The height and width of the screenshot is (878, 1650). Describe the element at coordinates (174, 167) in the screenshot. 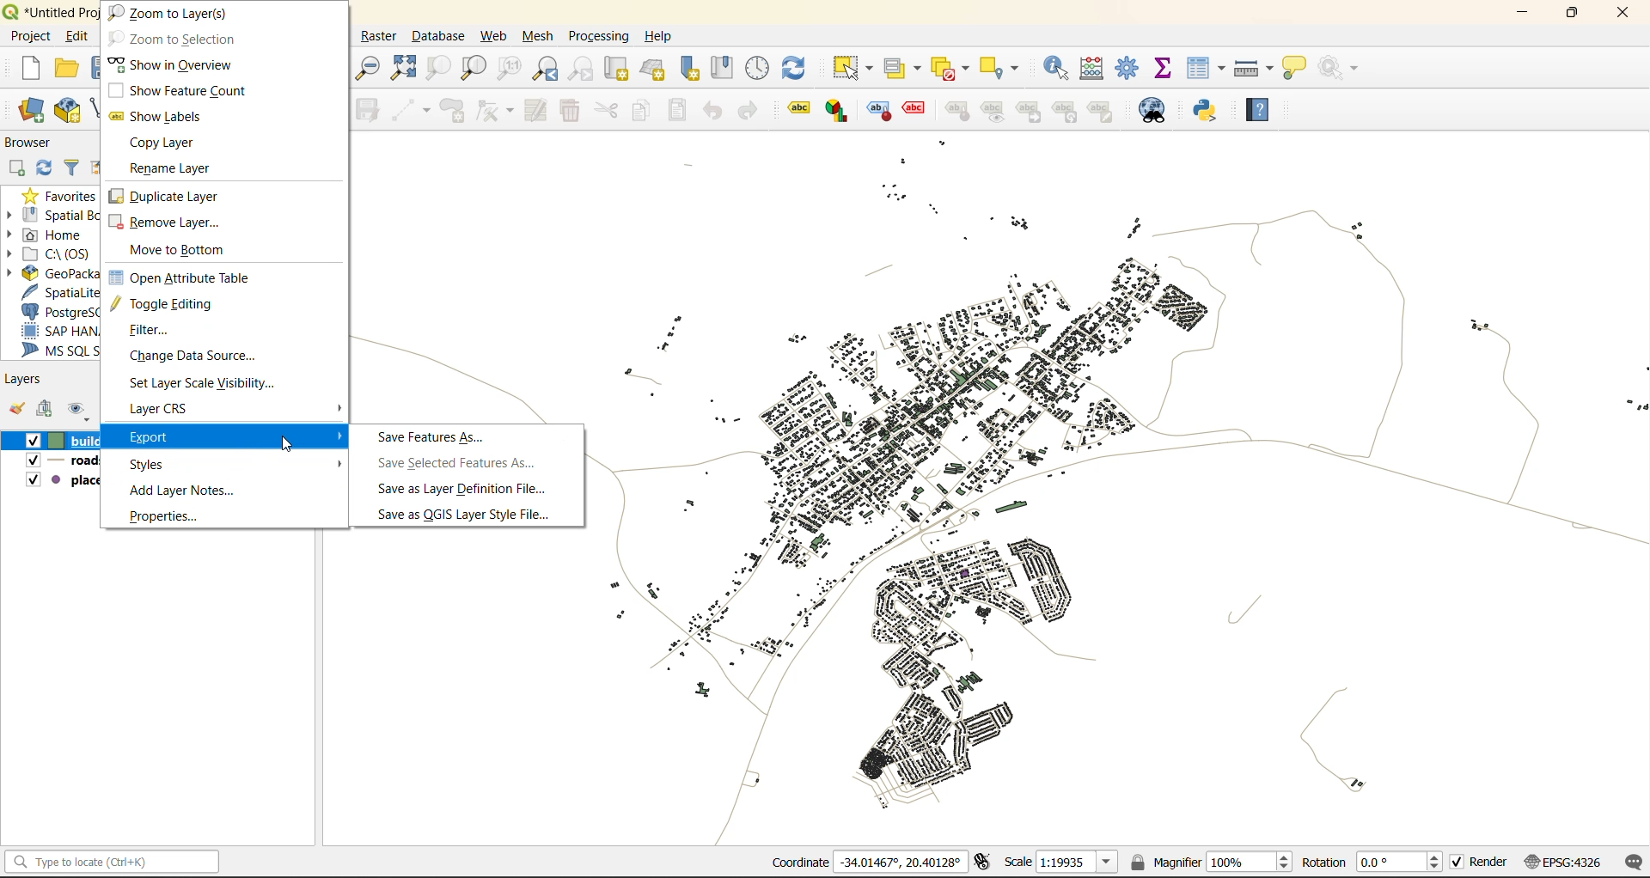

I see `rename layer` at that location.